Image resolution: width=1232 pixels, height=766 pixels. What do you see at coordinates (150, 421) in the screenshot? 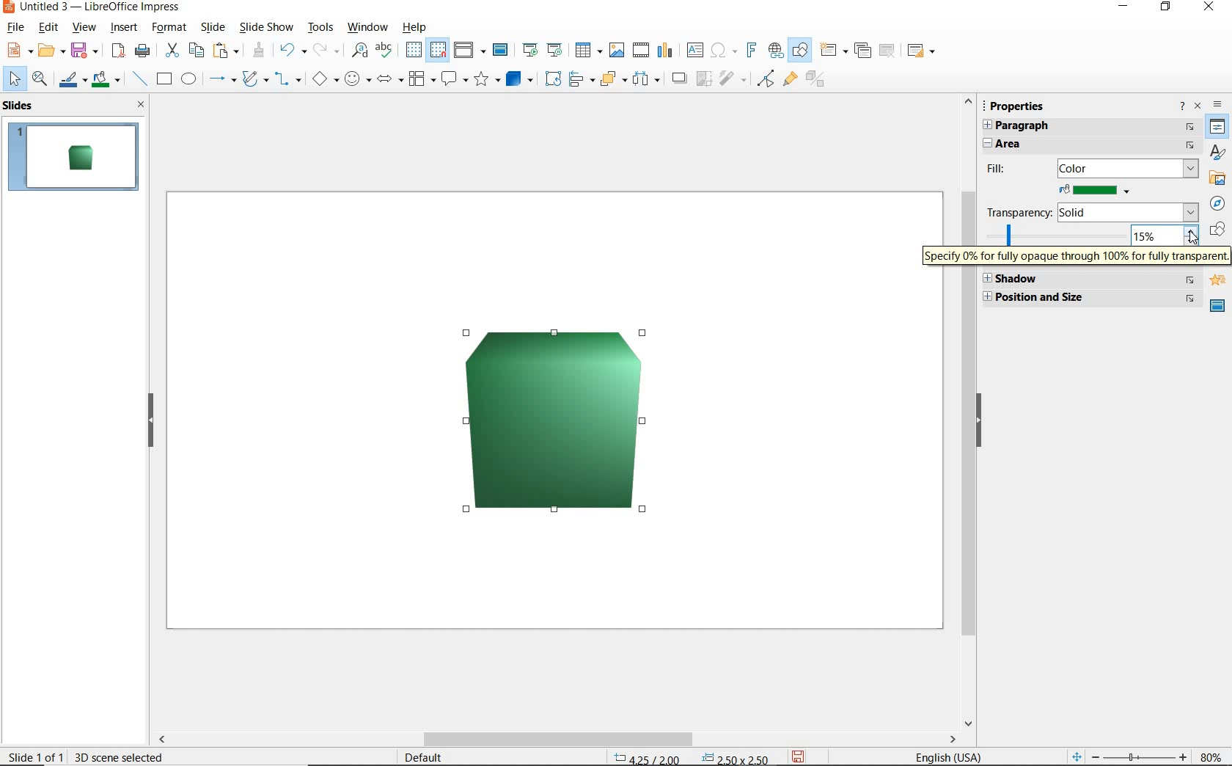
I see `HIDE` at bounding box center [150, 421].